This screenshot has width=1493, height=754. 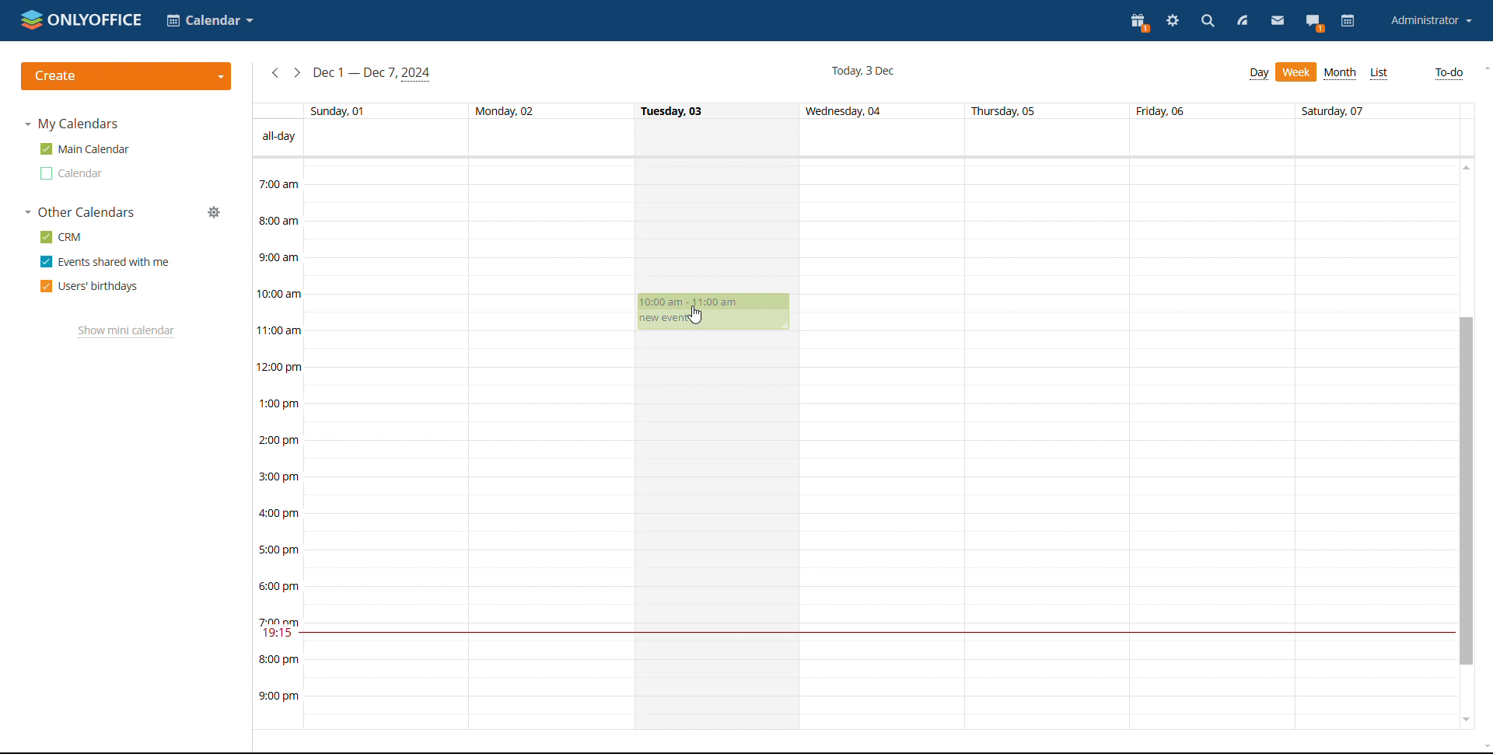 What do you see at coordinates (278, 219) in the screenshot?
I see `8:00 am` at bounding box center [278, 219].